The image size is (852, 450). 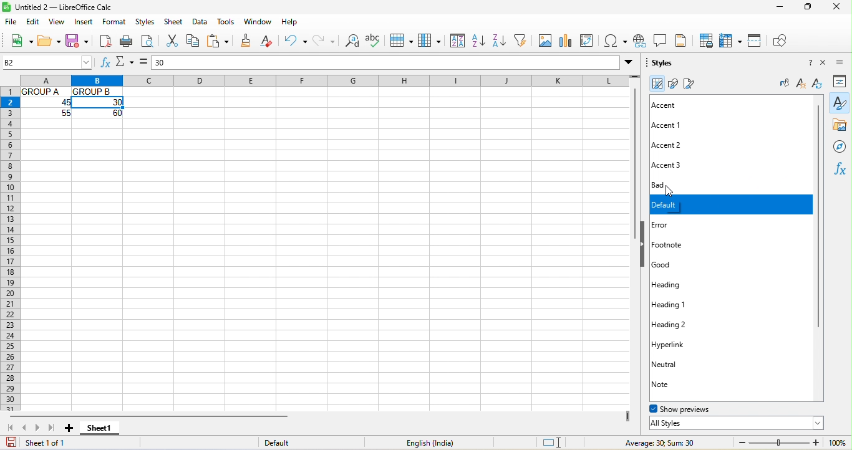 What do you see at coordinates (41, 430) in the screenshot?
I see `next sheet` at bounding box center [41, 430].